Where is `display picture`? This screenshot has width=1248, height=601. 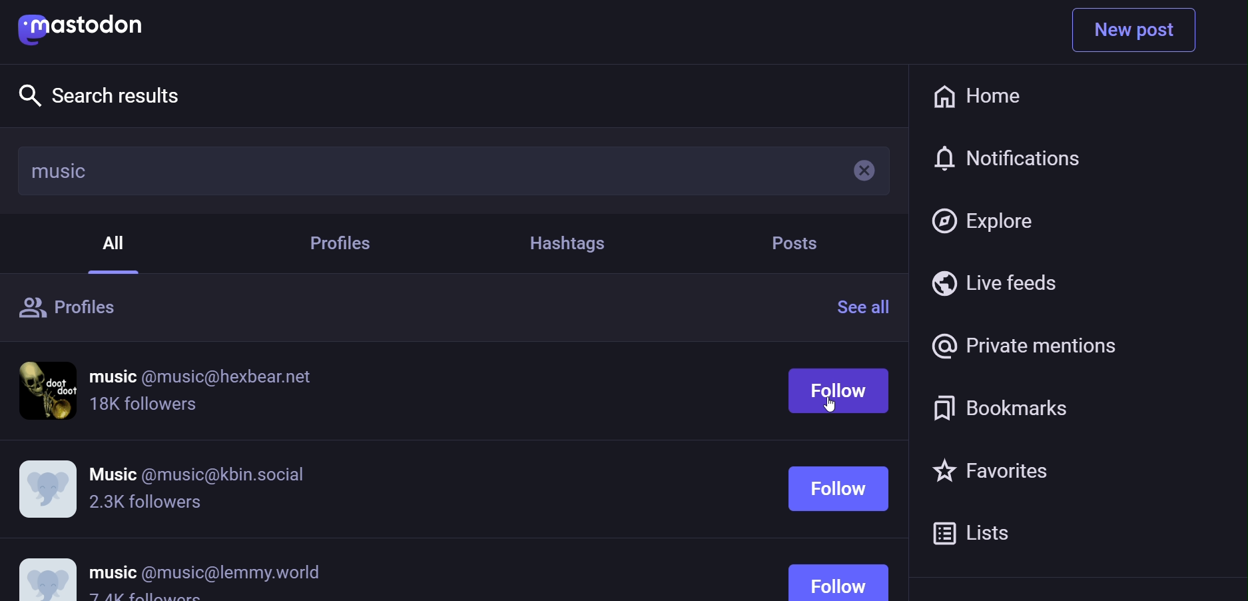 display picture is located at coordinates (50, 389).